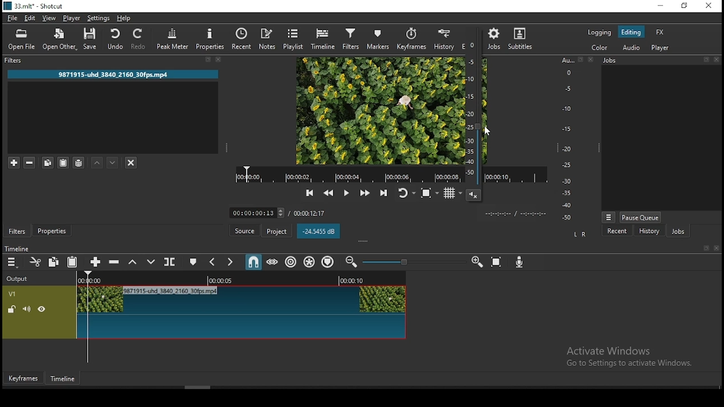 This screenshot has height=407, width=724. I want to click on settings, so click(97, 18).